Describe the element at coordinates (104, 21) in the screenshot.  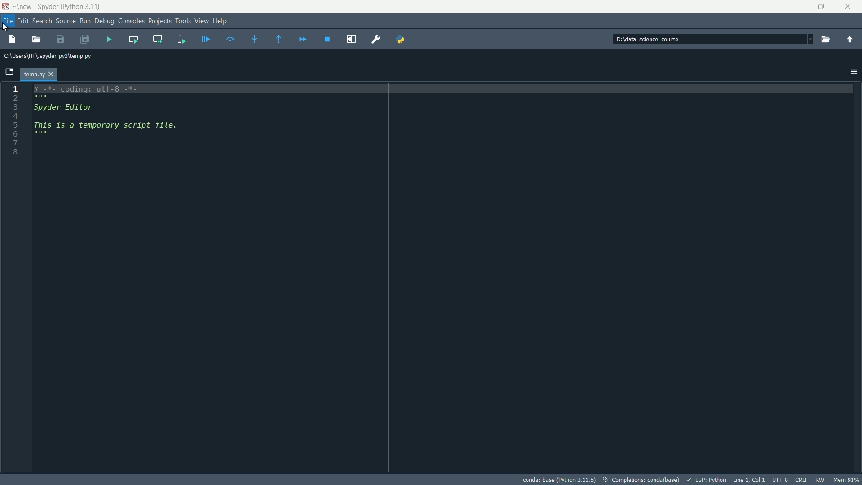
I see `debug menu` at that location.